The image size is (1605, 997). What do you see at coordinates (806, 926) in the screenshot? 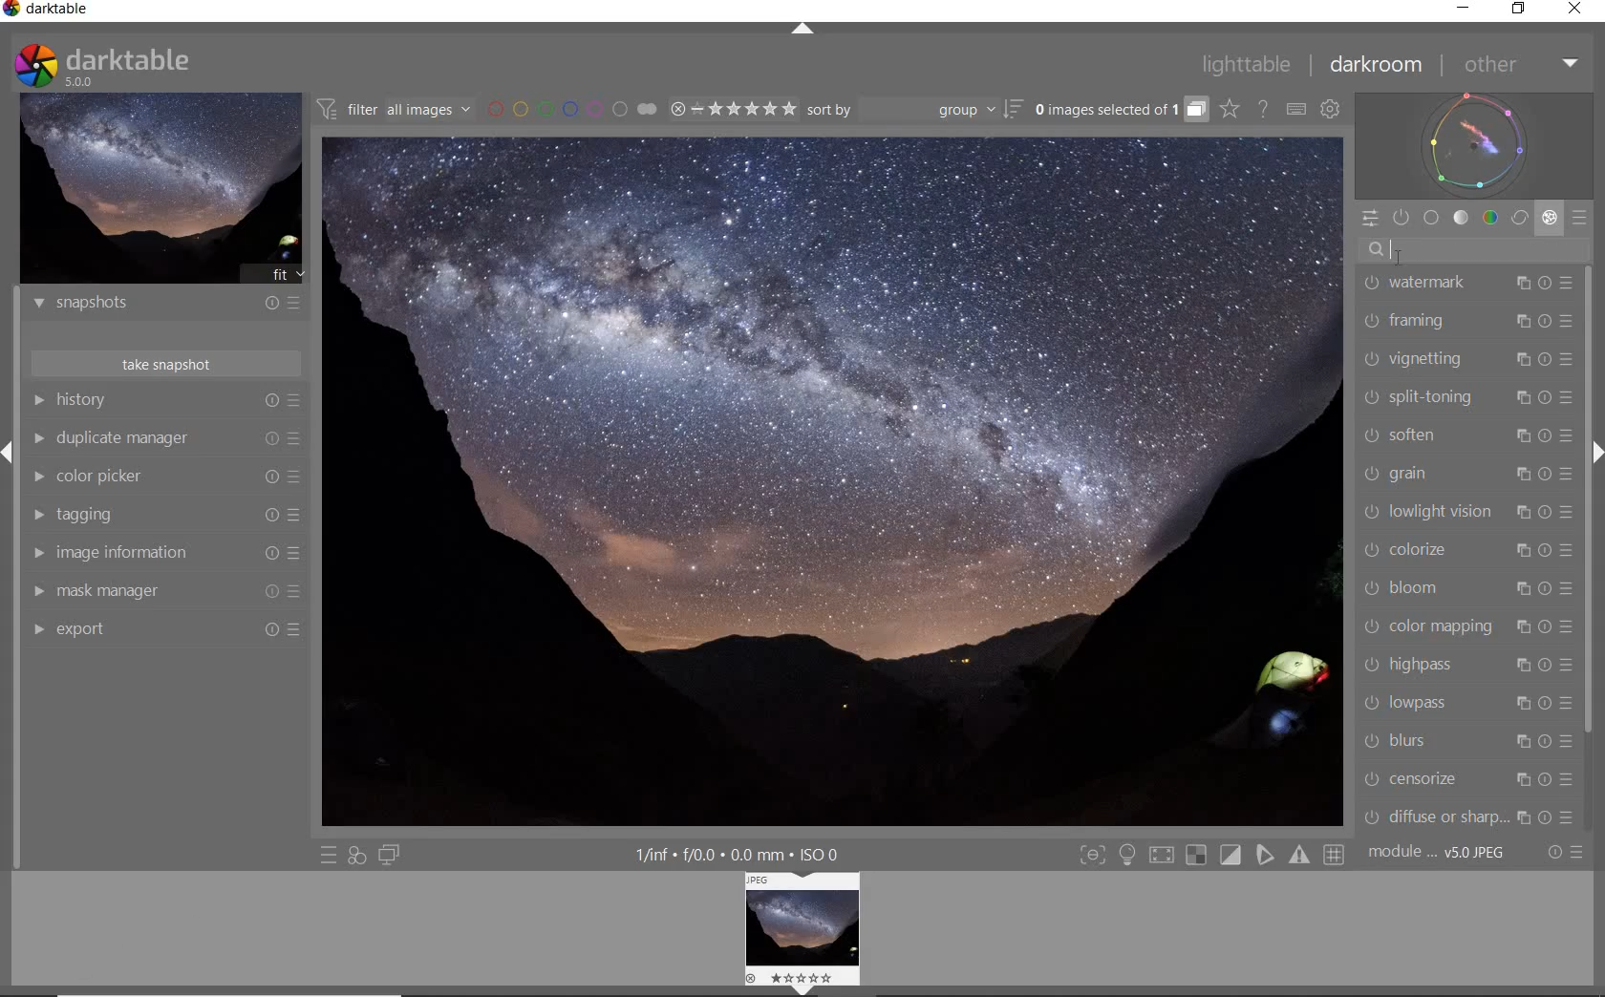
I see `IMAGE PREVIEW` at bounding box center [806, 926].